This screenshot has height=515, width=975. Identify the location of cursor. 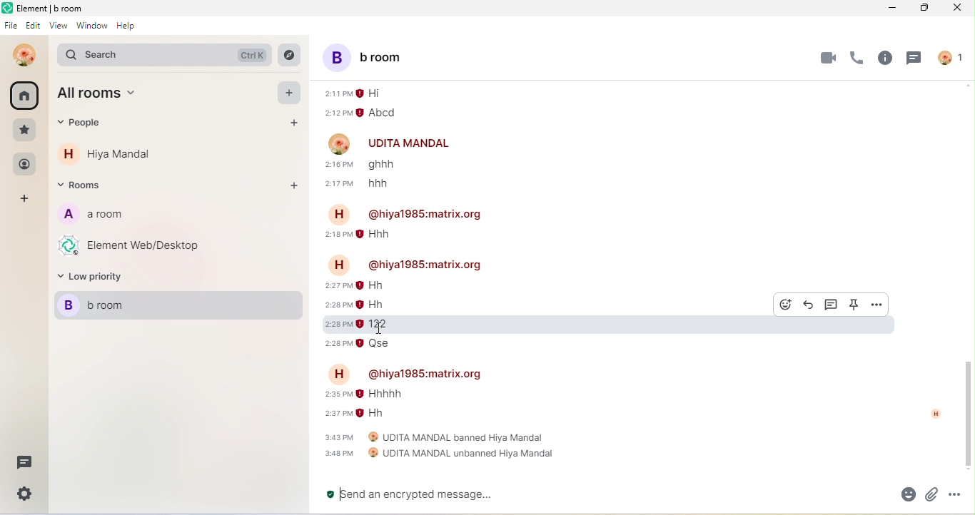
(384, 328).